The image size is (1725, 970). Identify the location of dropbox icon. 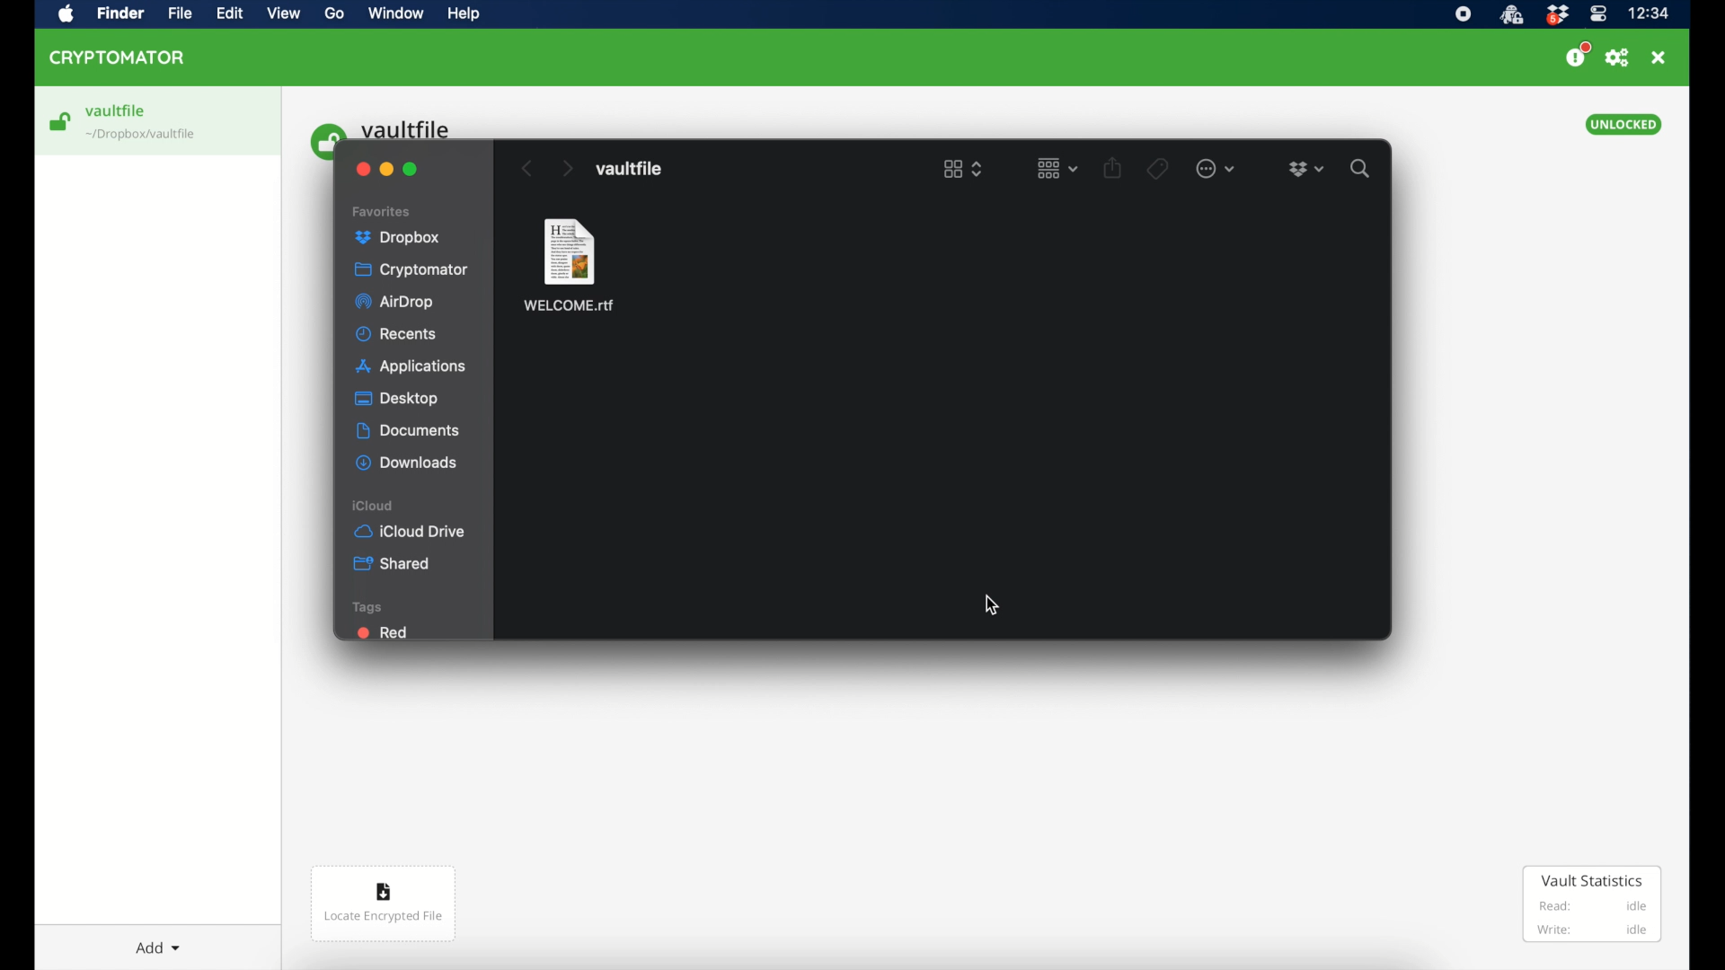
(1305, 168).